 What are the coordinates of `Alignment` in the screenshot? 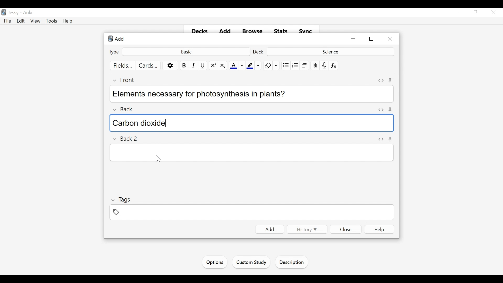 It's located at (304, 66).